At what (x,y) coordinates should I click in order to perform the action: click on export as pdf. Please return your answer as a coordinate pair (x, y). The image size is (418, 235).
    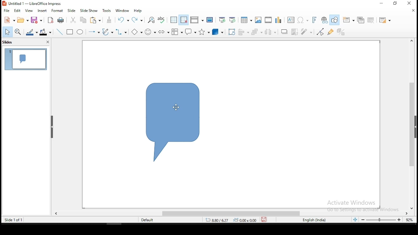
    Looking at the image, I should click on (50, 20).